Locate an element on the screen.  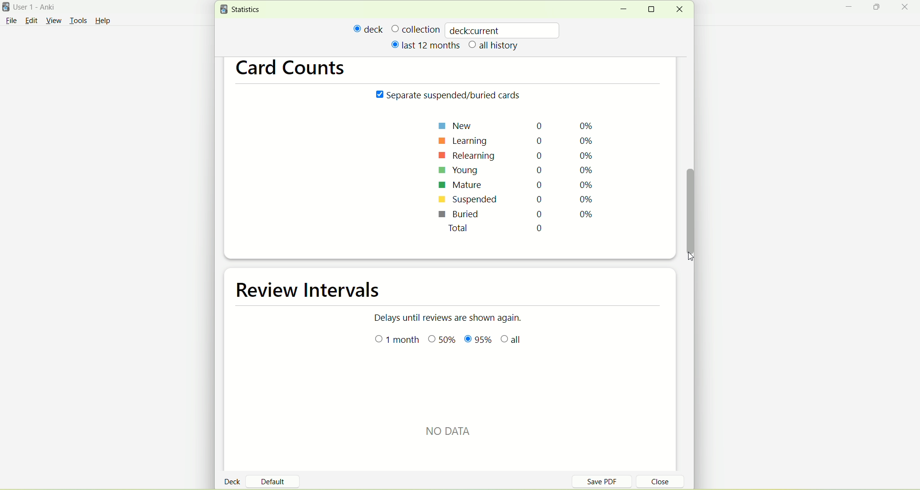
close is located at coordinates (679, 10).